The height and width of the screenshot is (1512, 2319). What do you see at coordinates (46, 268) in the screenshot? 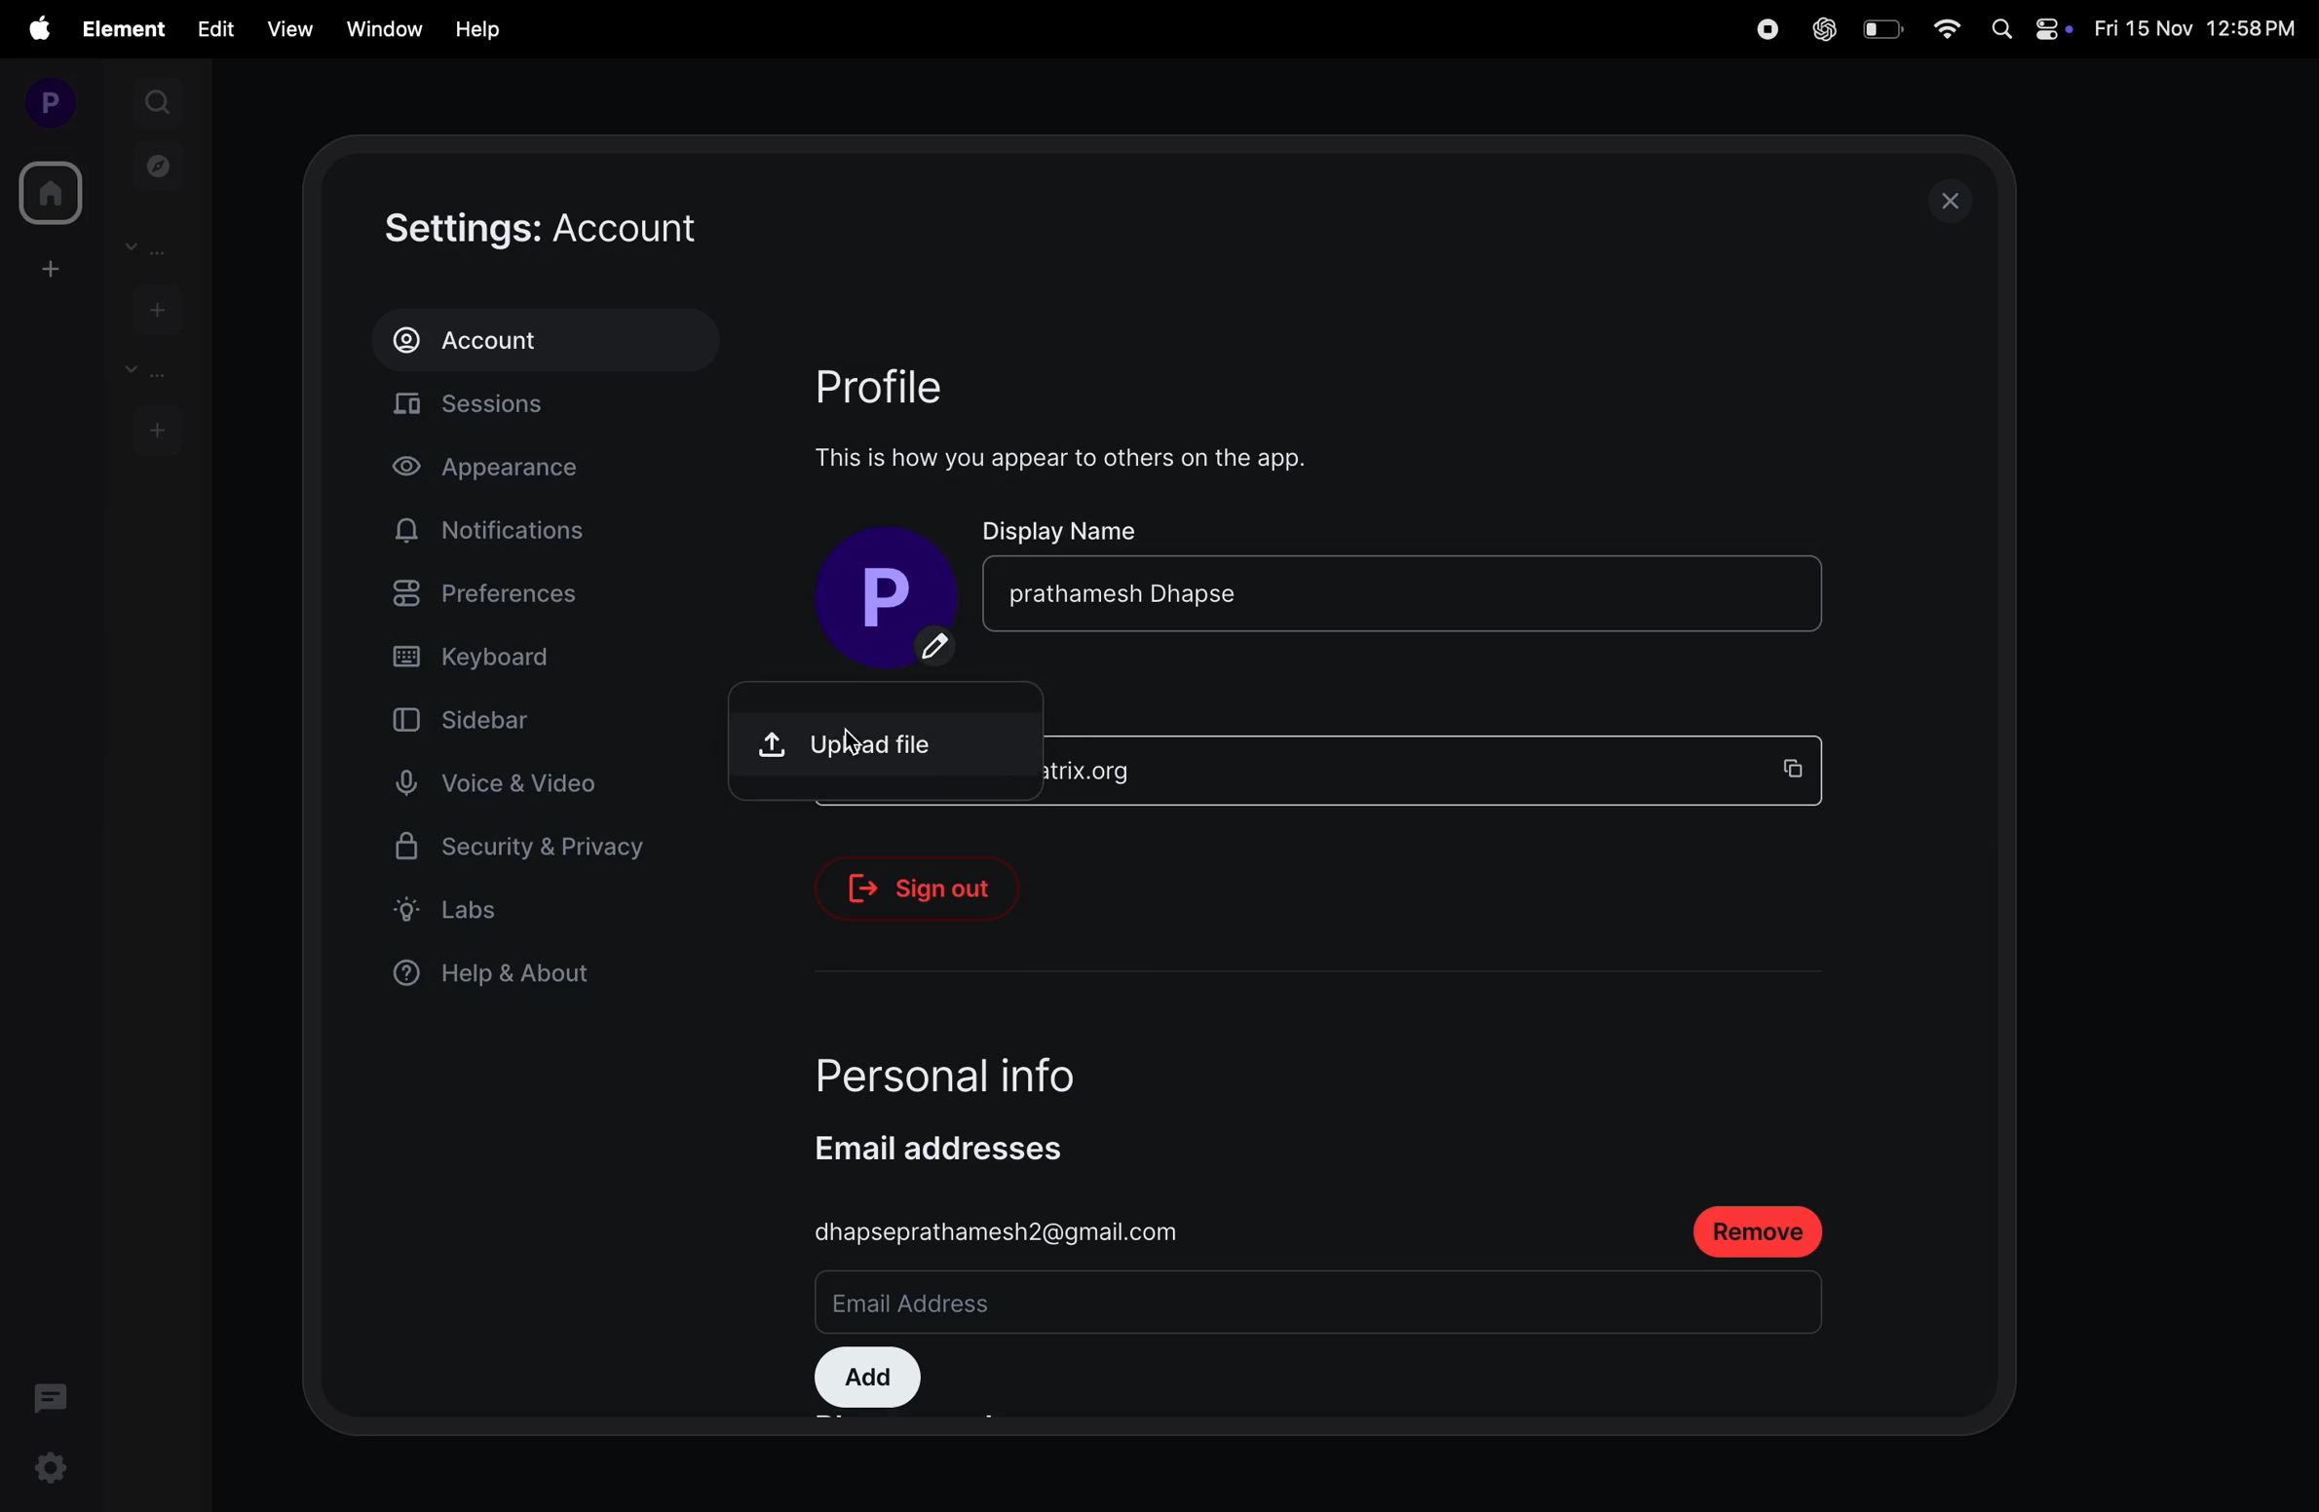
I see `add` at bounding box center [46, 268].